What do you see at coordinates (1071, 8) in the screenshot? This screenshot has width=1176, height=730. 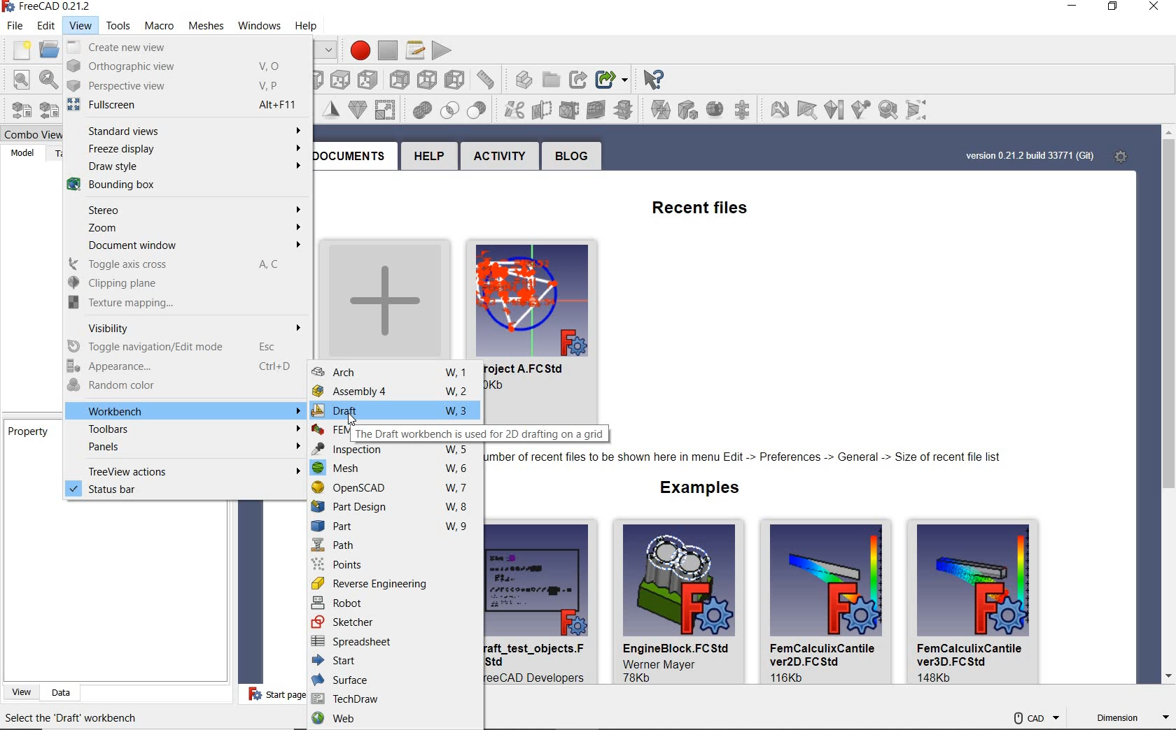 I see `minimize` at bounding box center [1071, 8].